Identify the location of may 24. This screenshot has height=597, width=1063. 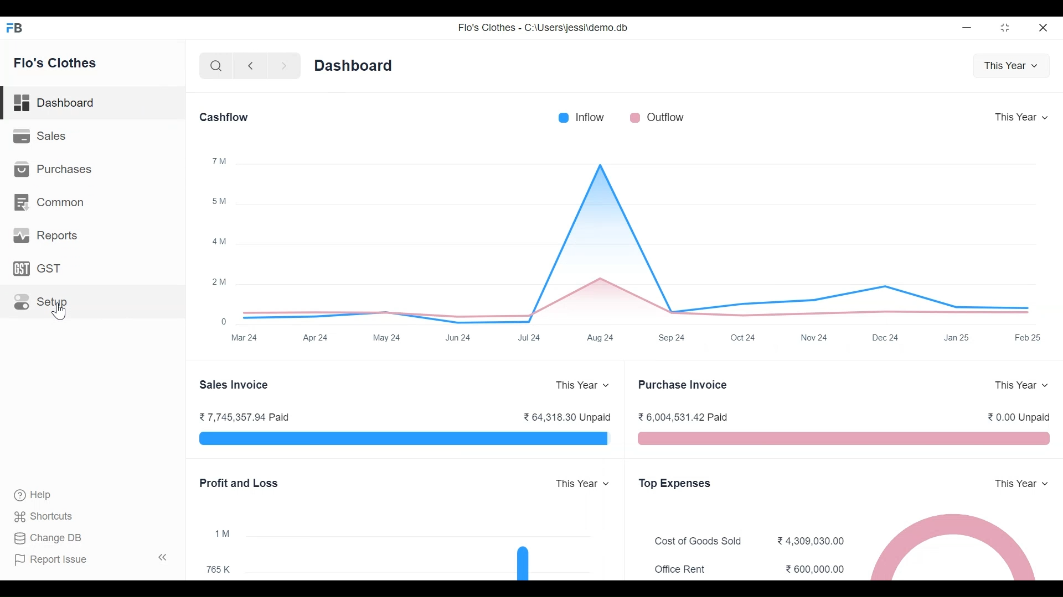
(388, 338).